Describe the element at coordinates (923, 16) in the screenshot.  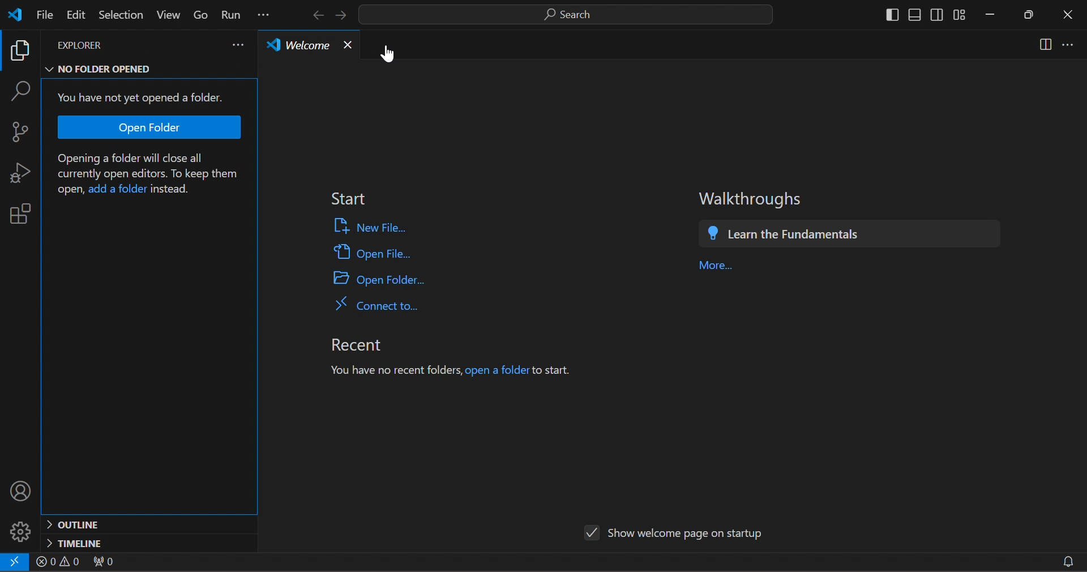
I see `shift` at that location.